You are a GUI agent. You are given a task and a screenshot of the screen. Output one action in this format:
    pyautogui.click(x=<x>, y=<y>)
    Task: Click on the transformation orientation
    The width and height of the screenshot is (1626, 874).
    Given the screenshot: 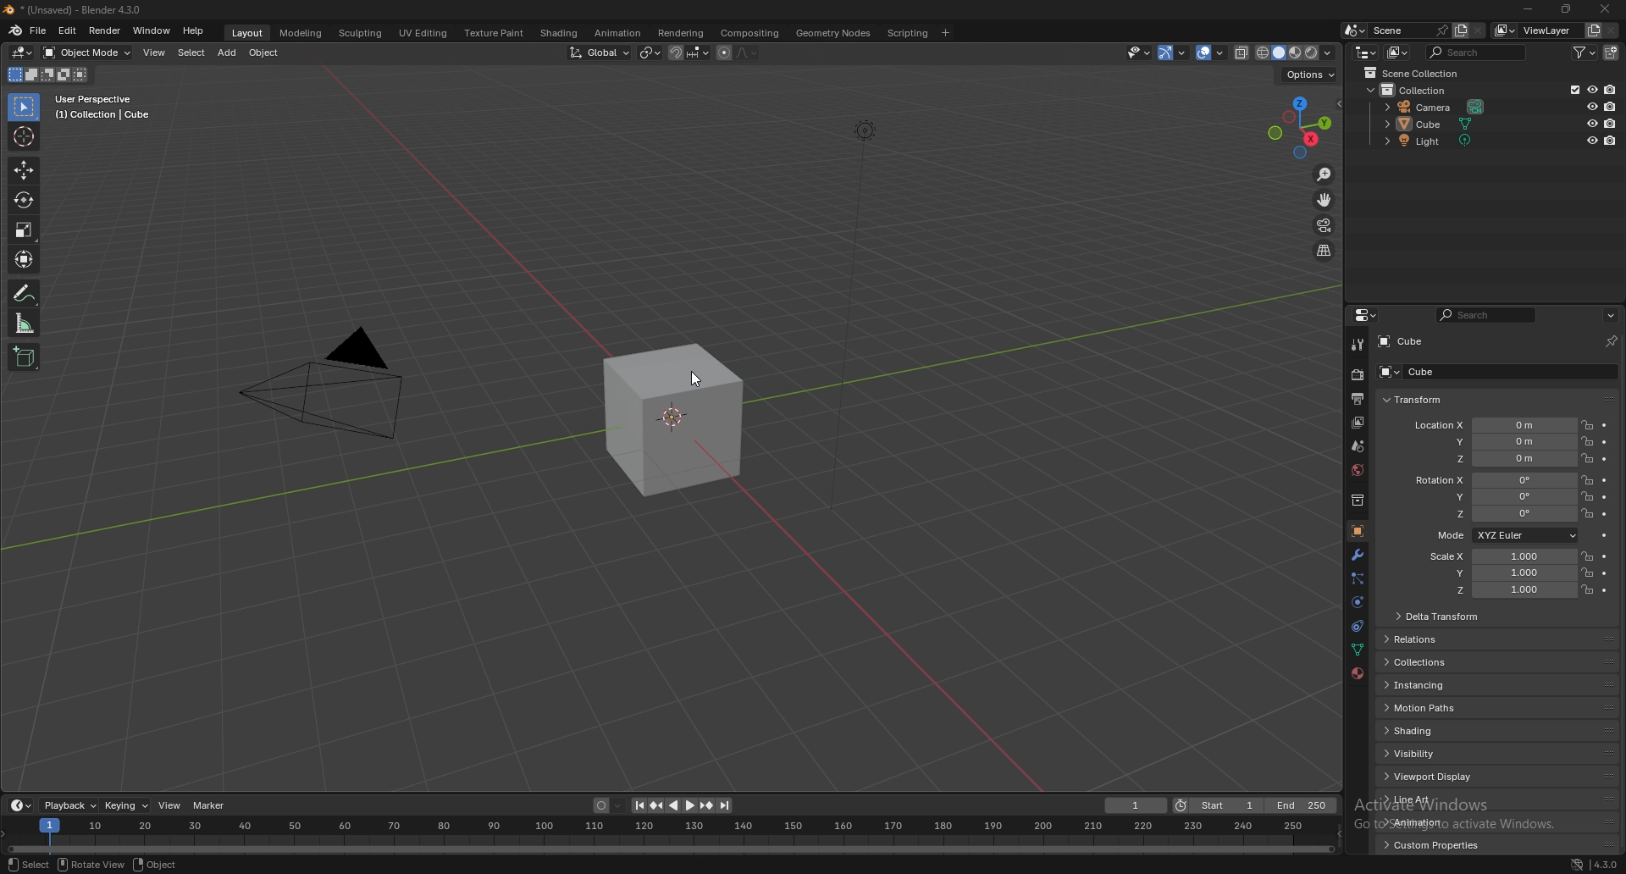 What is the action you would take?
    pyautogui.click(x=602, y=53)
    